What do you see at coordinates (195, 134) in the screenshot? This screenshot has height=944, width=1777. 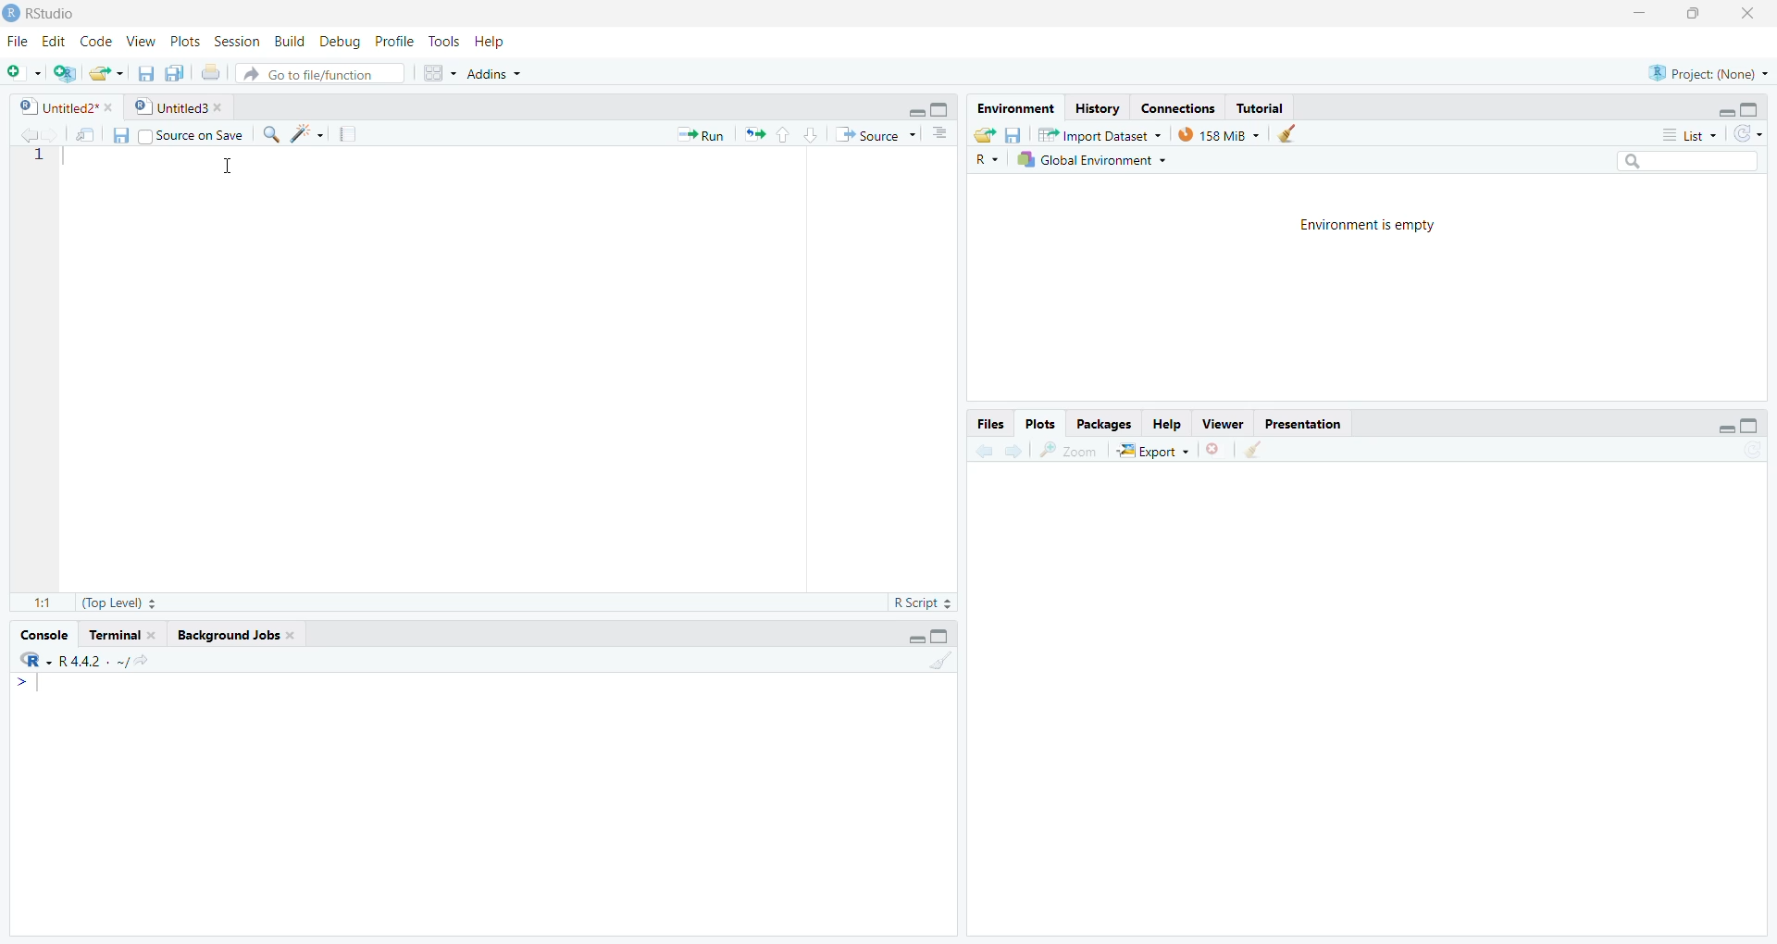 I see `Source on Save` at bounding box center [195, 134].